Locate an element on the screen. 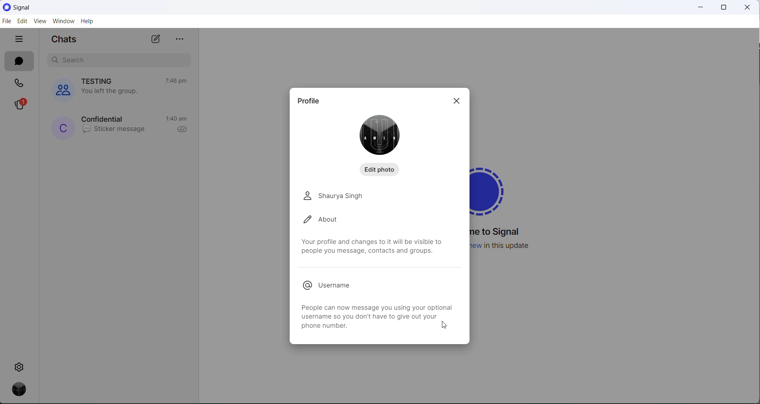 Image resolution: width=760 pixels, height=404 pixels. about heading is located at coordinates (334, 219).